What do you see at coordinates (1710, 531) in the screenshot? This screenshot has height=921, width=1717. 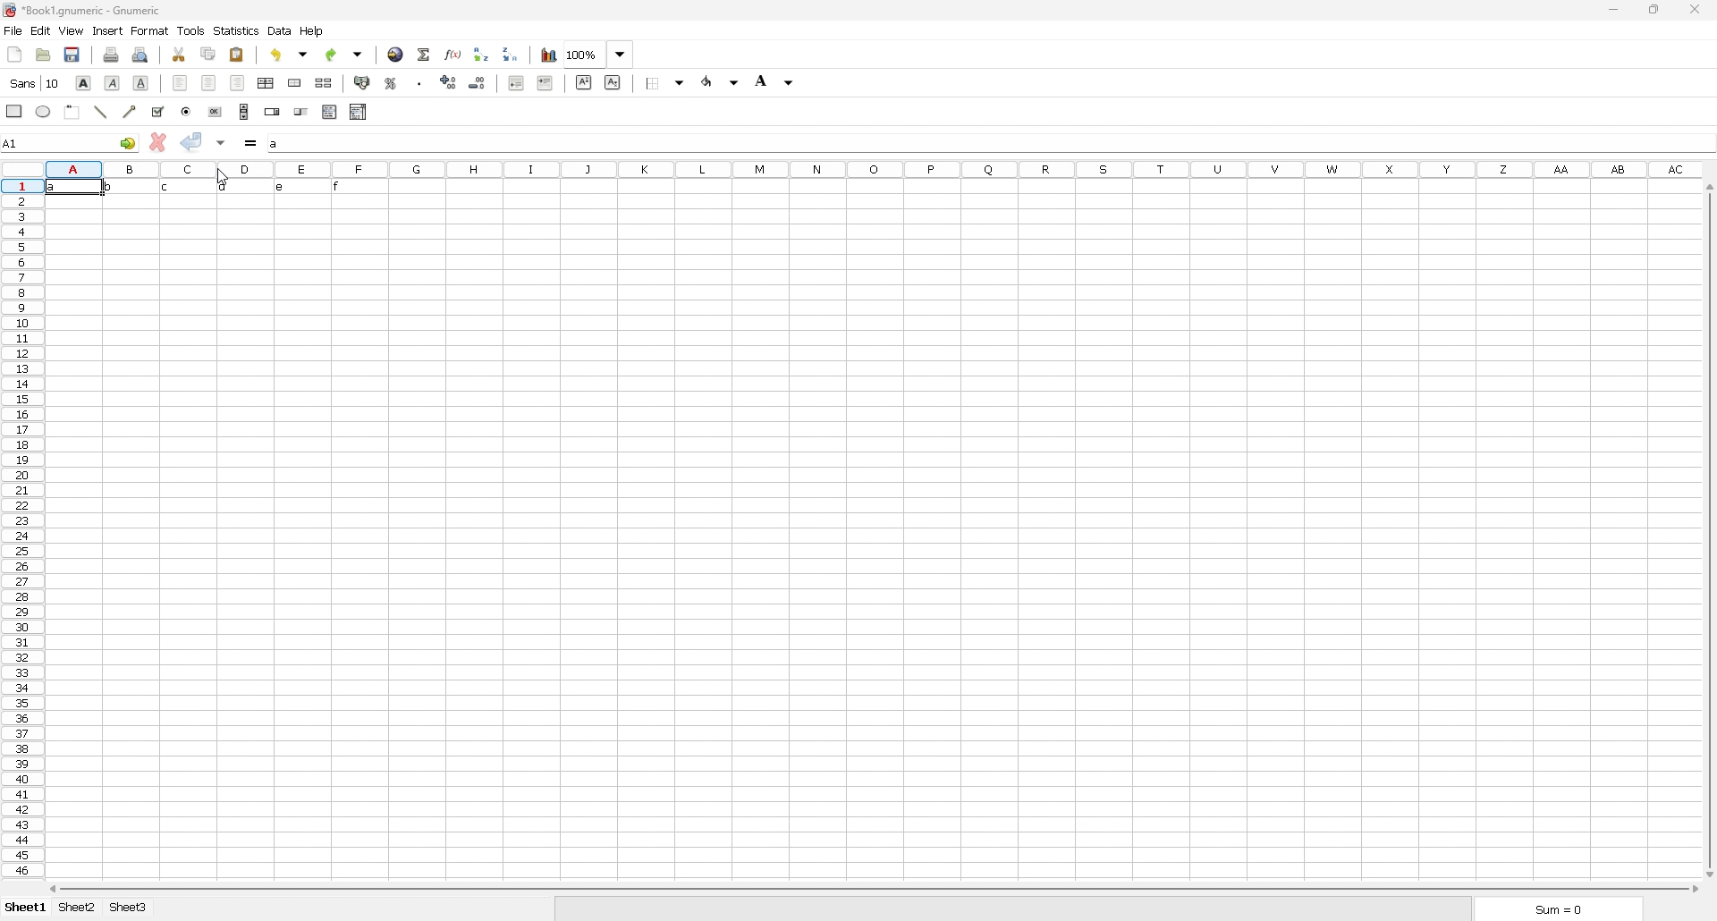 I see `scroll bar` at bounding box center [1710, 531].